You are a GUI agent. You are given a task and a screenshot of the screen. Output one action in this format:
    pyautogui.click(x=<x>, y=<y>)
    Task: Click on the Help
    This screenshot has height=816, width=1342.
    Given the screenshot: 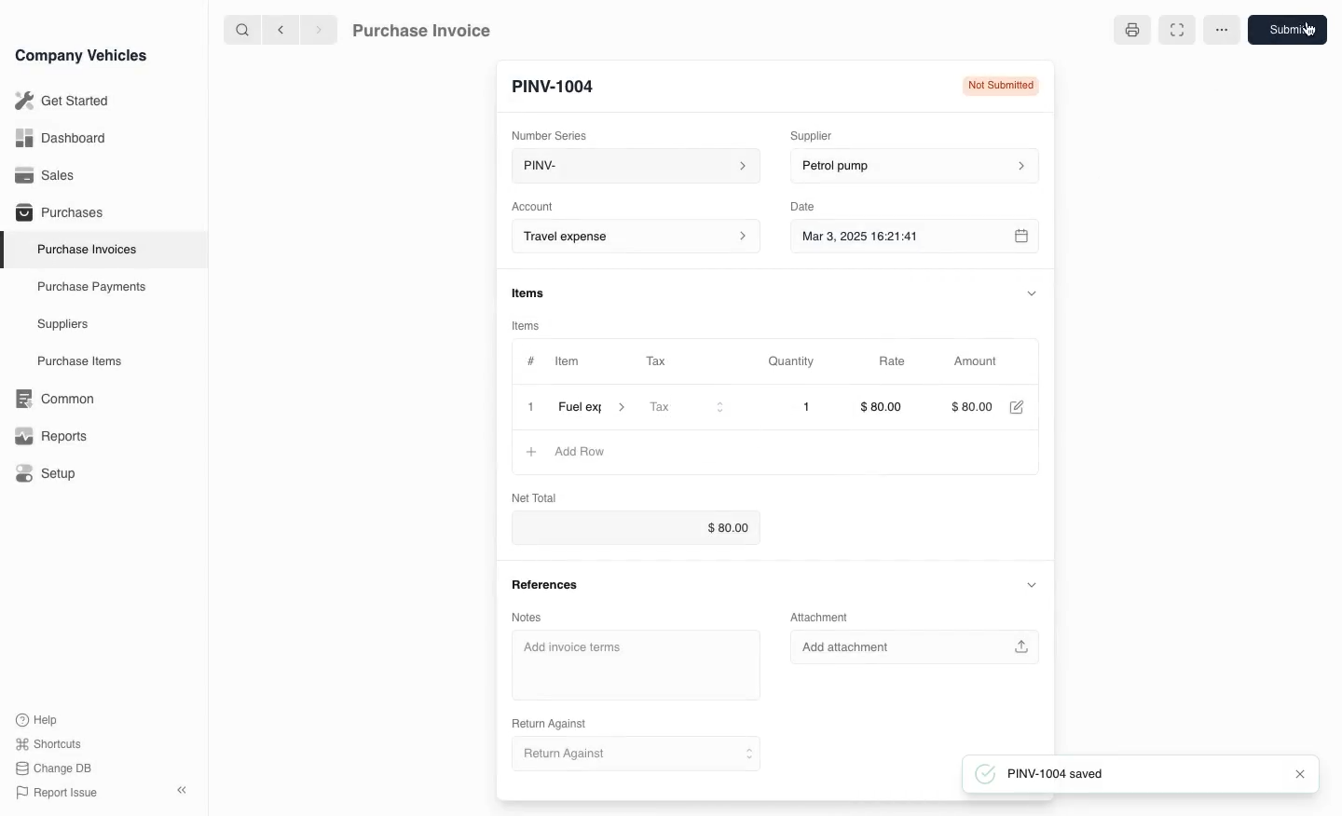 What is the action you would take?
    pyautogui.click(x=41, y=719)
    